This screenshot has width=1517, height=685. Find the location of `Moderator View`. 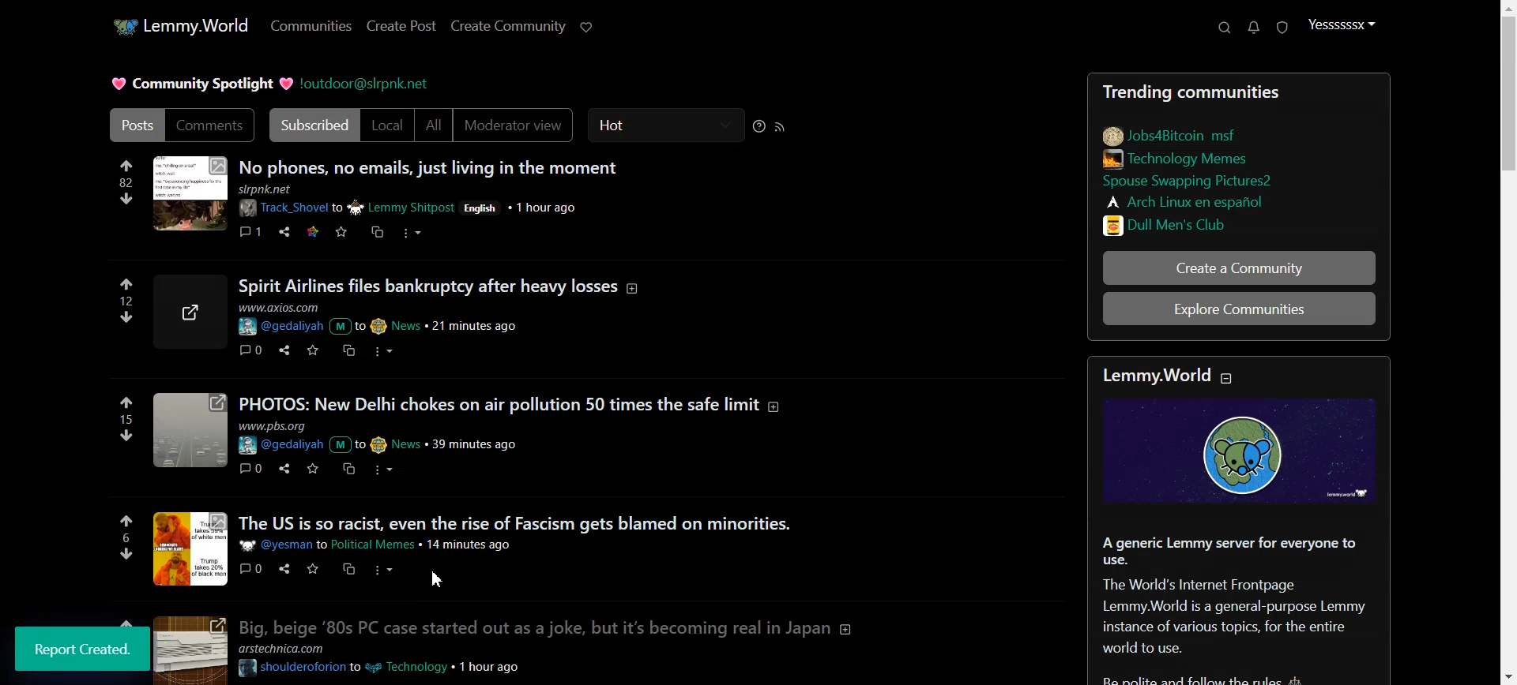

Moderator View is located at coordinates (517, 125).